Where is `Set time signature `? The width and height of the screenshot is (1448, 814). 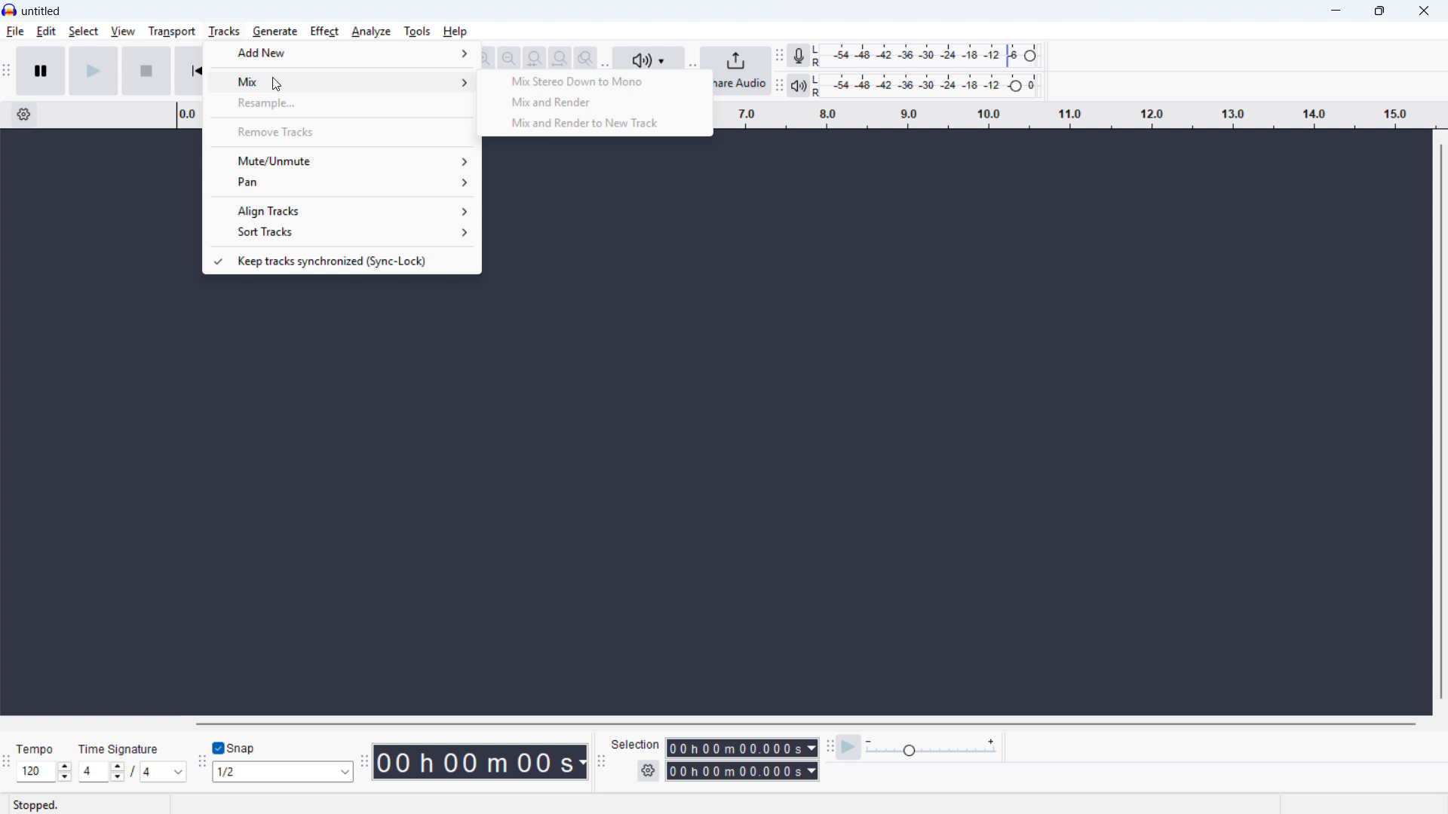
Set time signature  is located at coordinates (131, 772).